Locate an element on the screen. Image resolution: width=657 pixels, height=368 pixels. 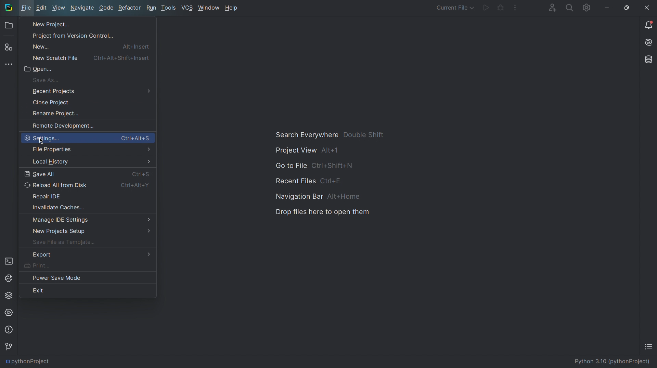
Manage IDE Settings is located at coordinates (88, 220).